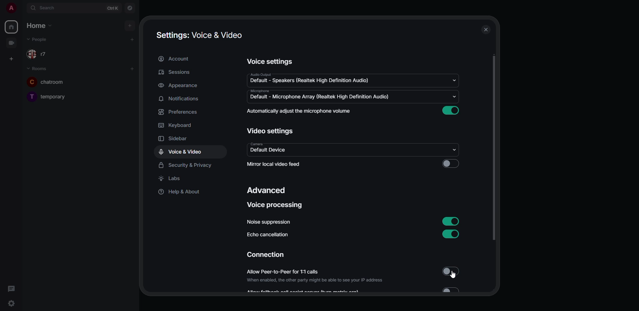 Image resolution: width=639 pixels, height=311 pixels. Describe the element at coordinates (270, 130) in the screenshot. I see `video settings` at that location.